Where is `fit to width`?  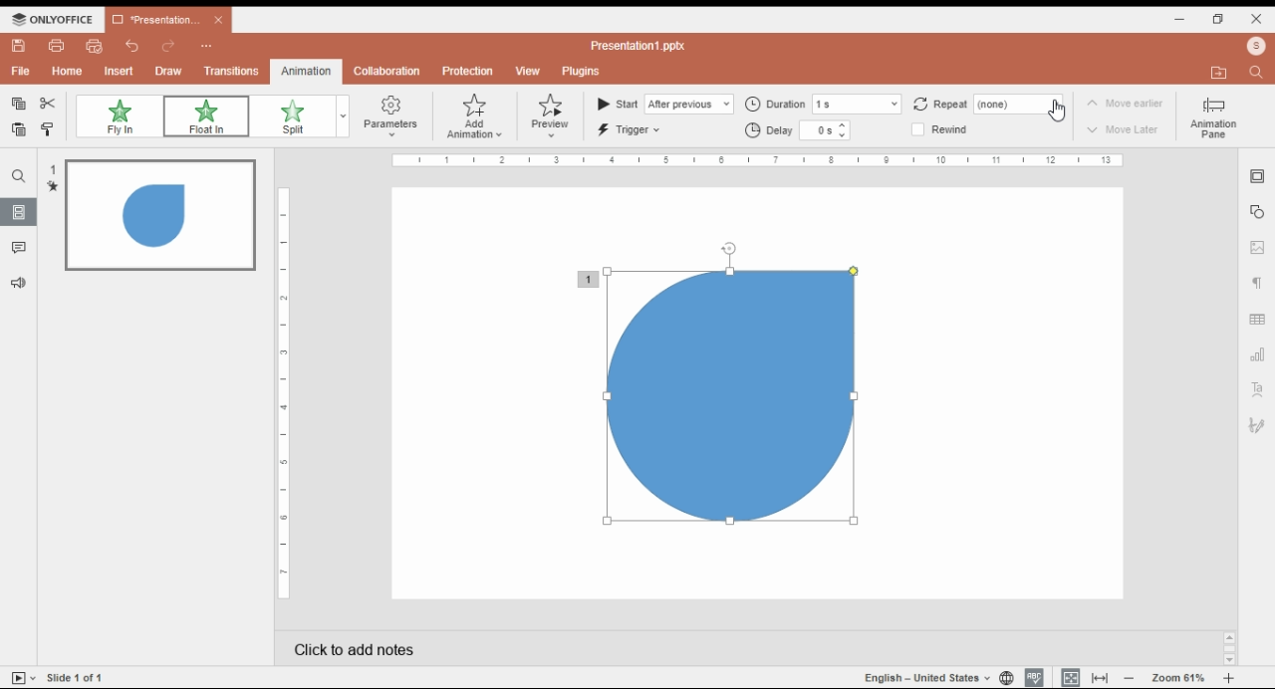
fit to width is located at coordinates (1101, 678).